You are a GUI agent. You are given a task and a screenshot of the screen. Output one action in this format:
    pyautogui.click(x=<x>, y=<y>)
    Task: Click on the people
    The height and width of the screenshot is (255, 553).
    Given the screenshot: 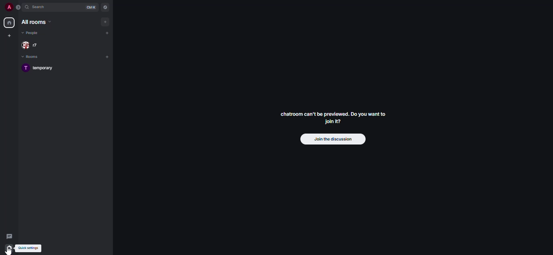 What is the action you would take?
    pyautogui.click(x=32, y=45)
    